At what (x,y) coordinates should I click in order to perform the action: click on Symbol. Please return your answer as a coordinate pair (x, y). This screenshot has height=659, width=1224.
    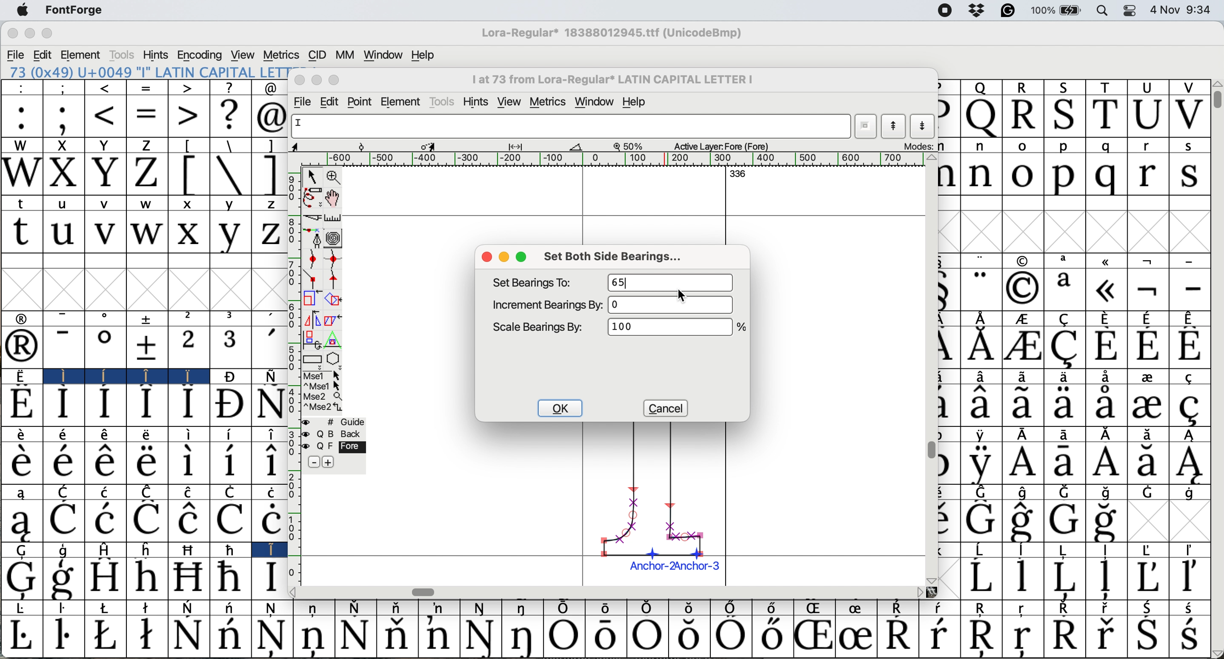
    Looking at the image, I should click on (271, 375).